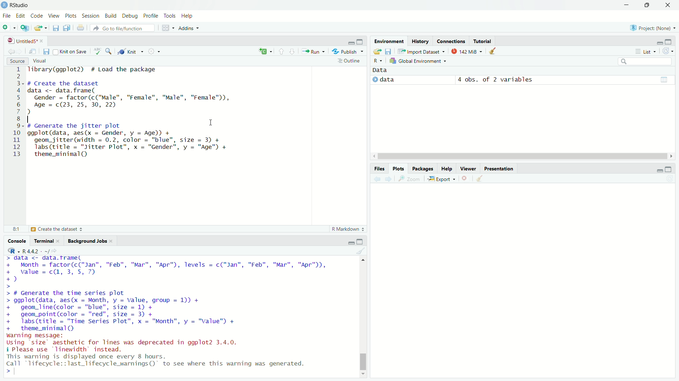 This screenshot has height=381, width=679. Describe the element at coordinates (114, 241) in the screenshot. I see `close` at that location.